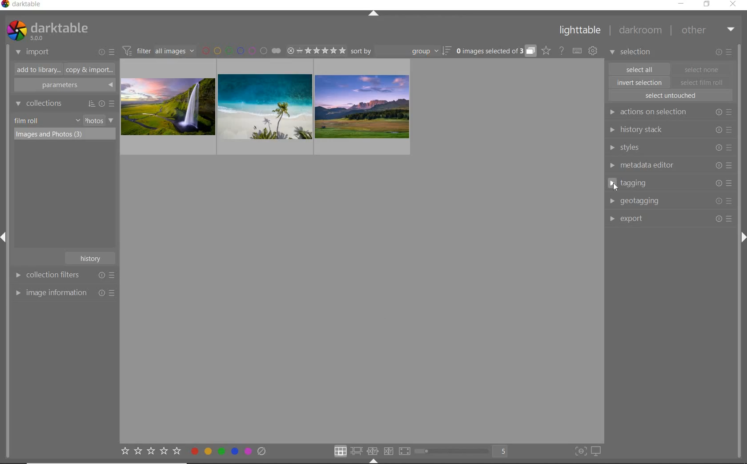 This screenshot has width=747, height=464. Describe the element at coordinates (495, 52) in the screenshot. I see `expand grouped images` at that location.